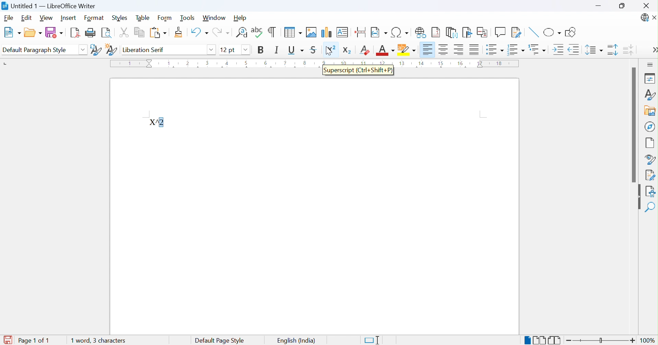 The height and width of the screenshot is (345, 658). I want to click on Form, so click(166, 17).